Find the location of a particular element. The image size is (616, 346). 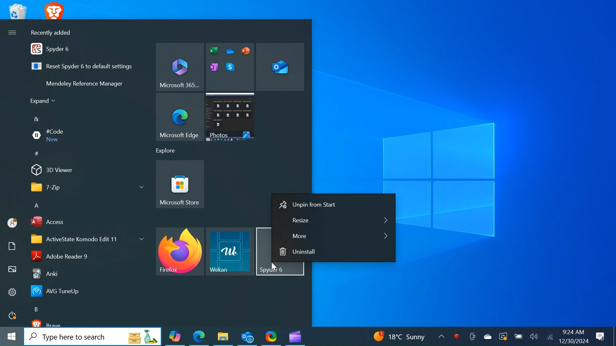

Uninstall is located at coordinates (334, 252).